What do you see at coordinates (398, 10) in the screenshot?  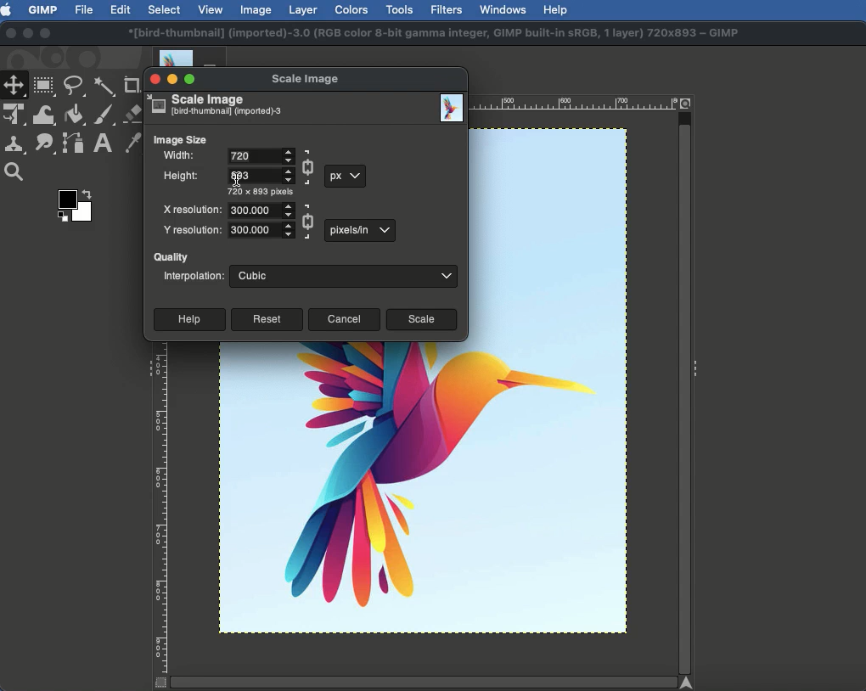 I see `Tools` at bounding box center [398, 10].